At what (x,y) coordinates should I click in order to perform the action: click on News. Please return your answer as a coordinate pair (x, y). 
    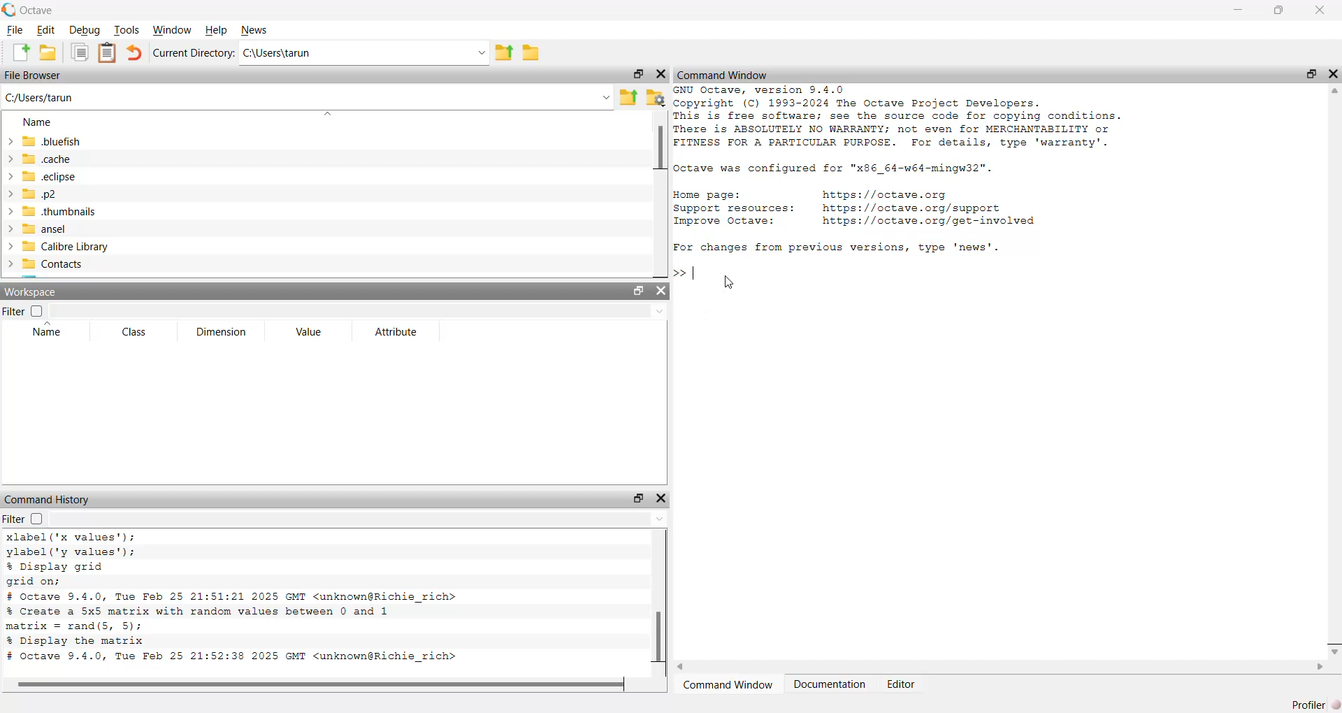
    Looking at the image, I should click on (257, 29).